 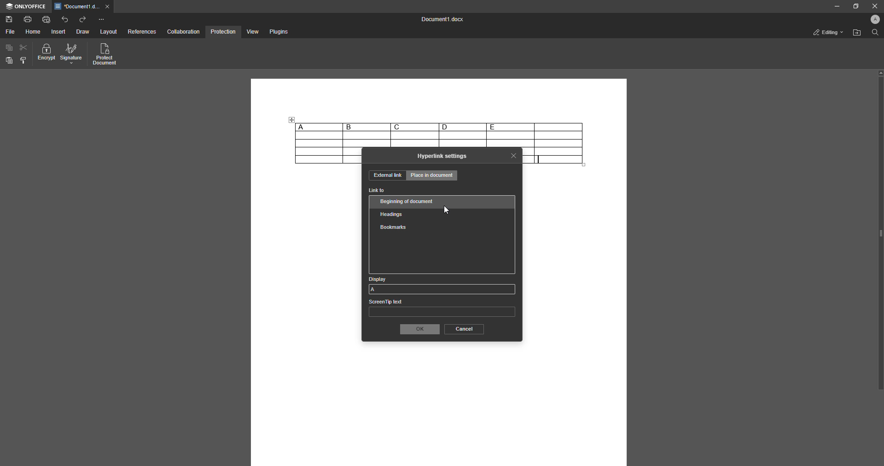 What do you see at coordinates (101, 19) in the screenshot?
I see `Options` at bounding box center [101, 19].